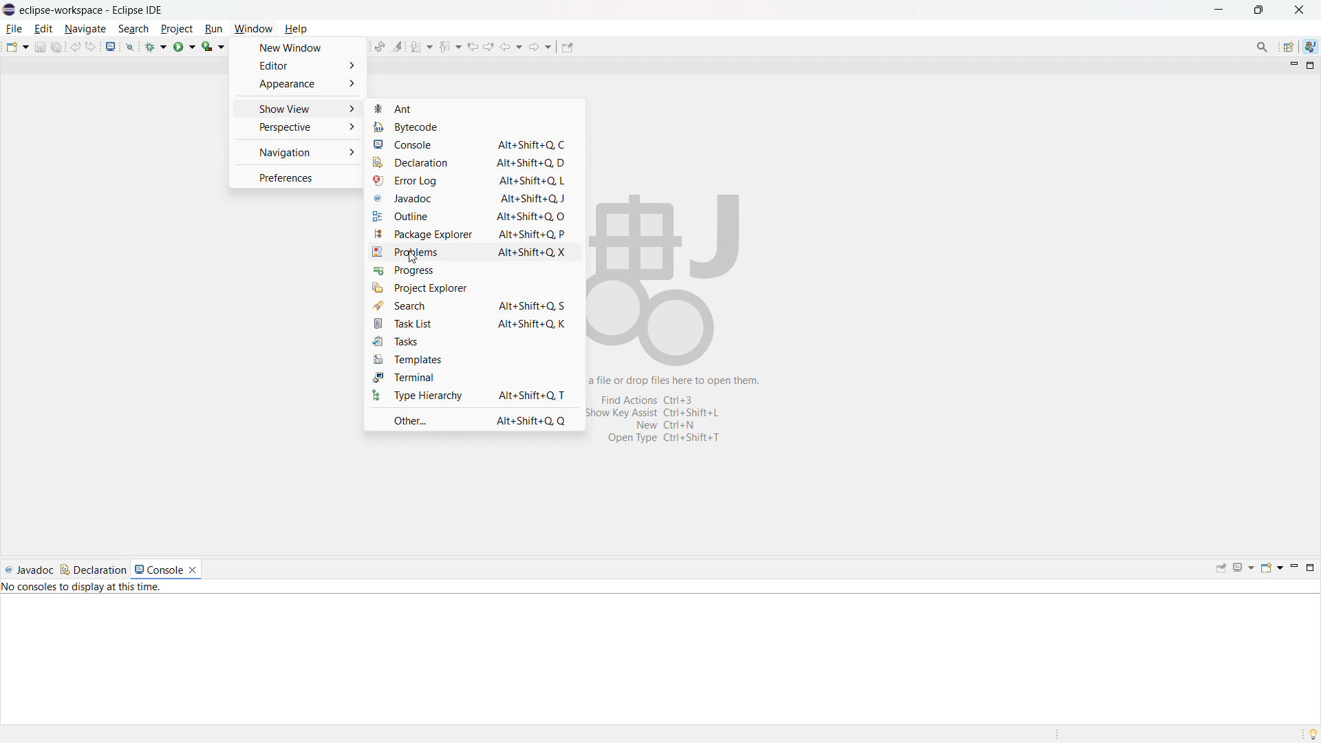 Image resolution: width=1321 pixels, height=743 pixels. What do you see at coordinates (16, 47) in the screenshot?
I see `new` at bounding box center [16, 47].